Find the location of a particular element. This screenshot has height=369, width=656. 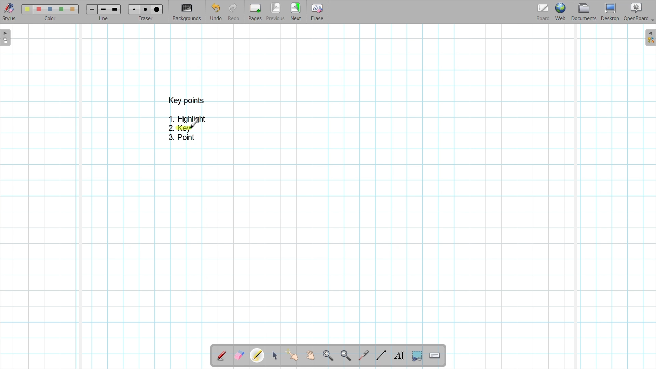

eraser 3 is located at coordinates (157, 9).